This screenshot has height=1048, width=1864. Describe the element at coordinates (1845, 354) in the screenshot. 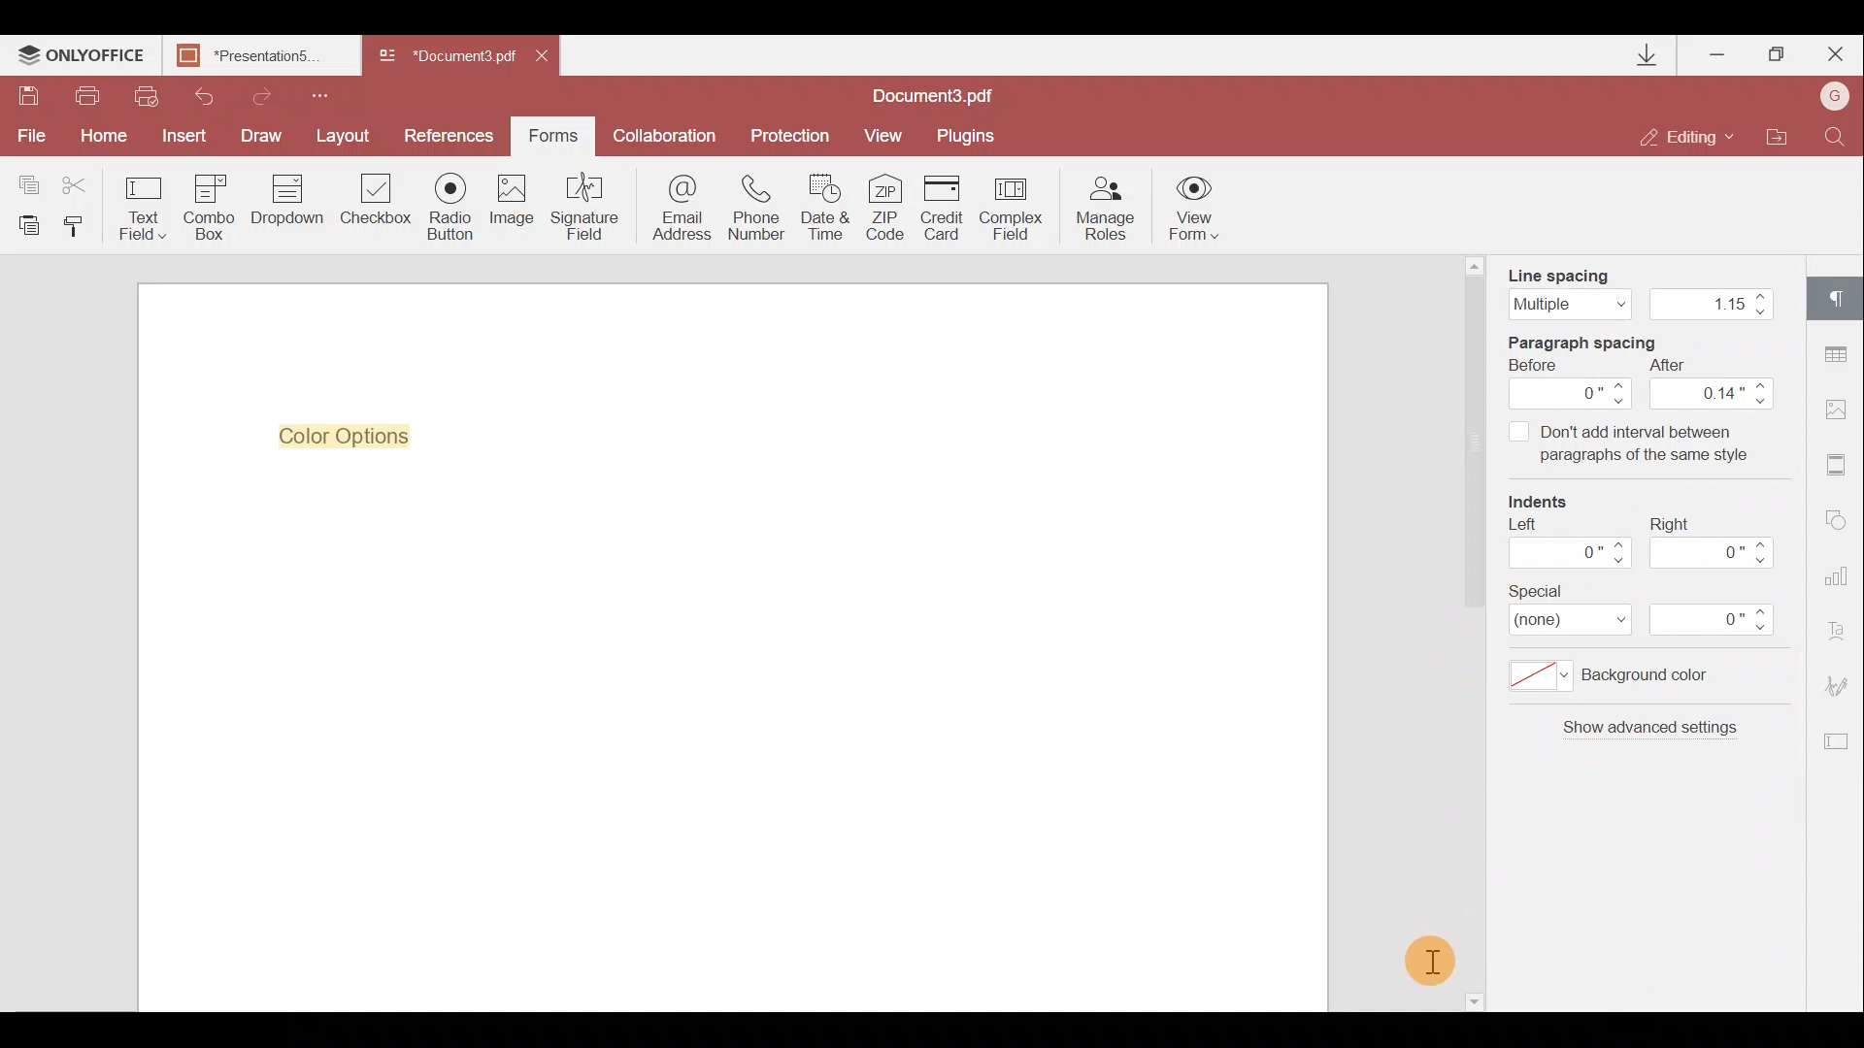

I see `Table settings` at that location.